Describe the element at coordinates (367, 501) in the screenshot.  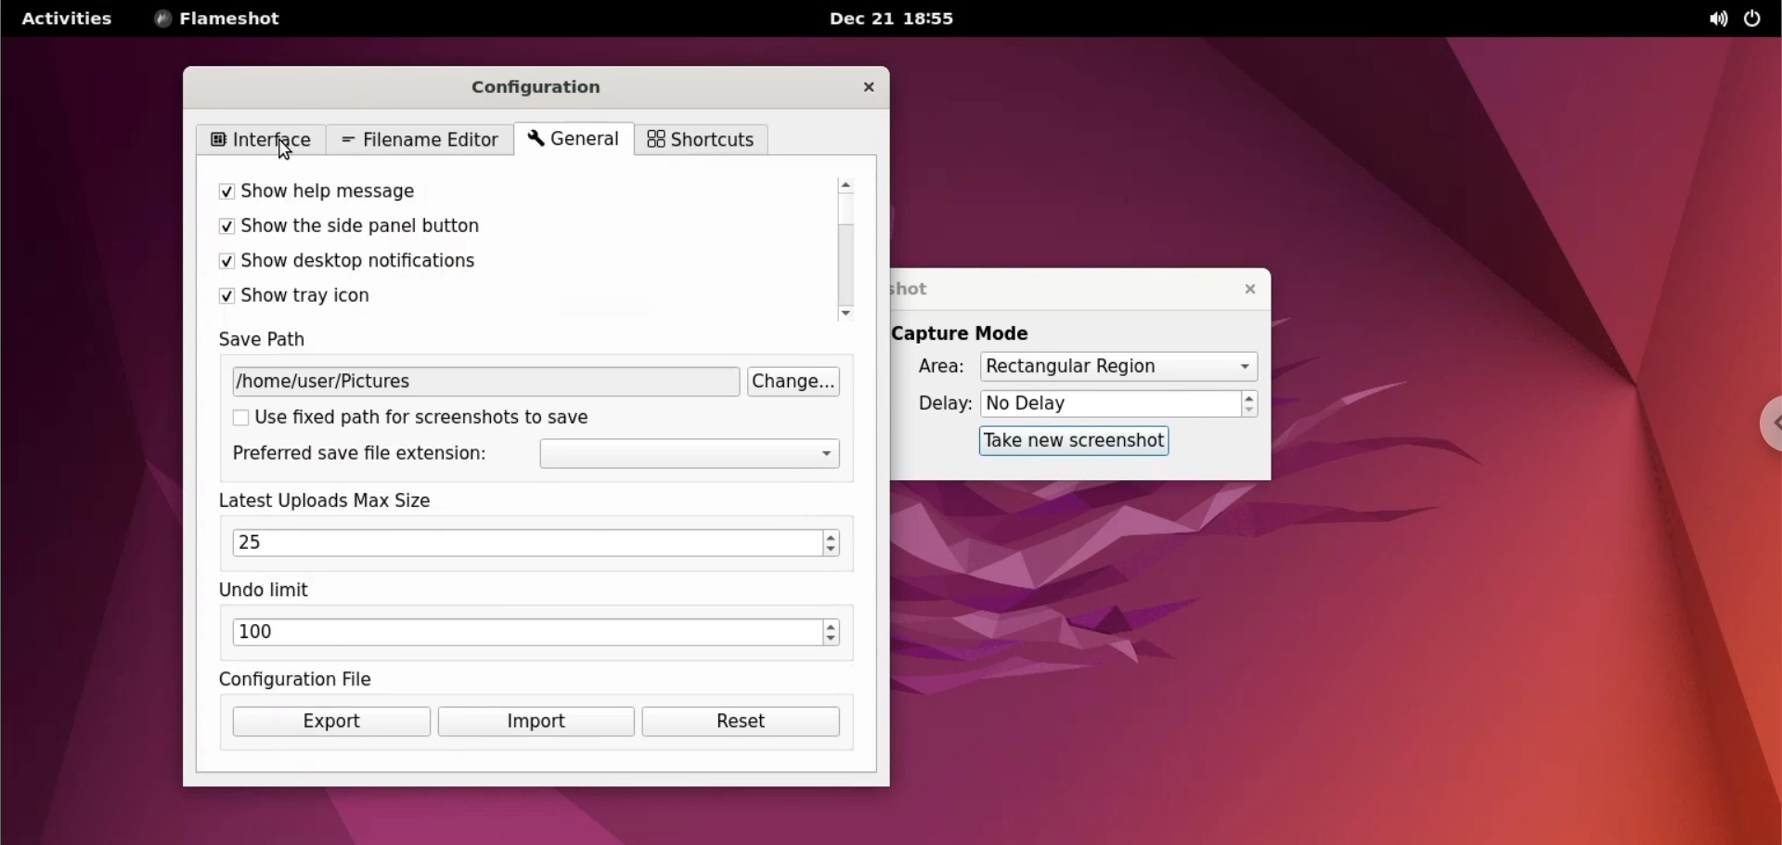
I see `latest upload max size` at that location.